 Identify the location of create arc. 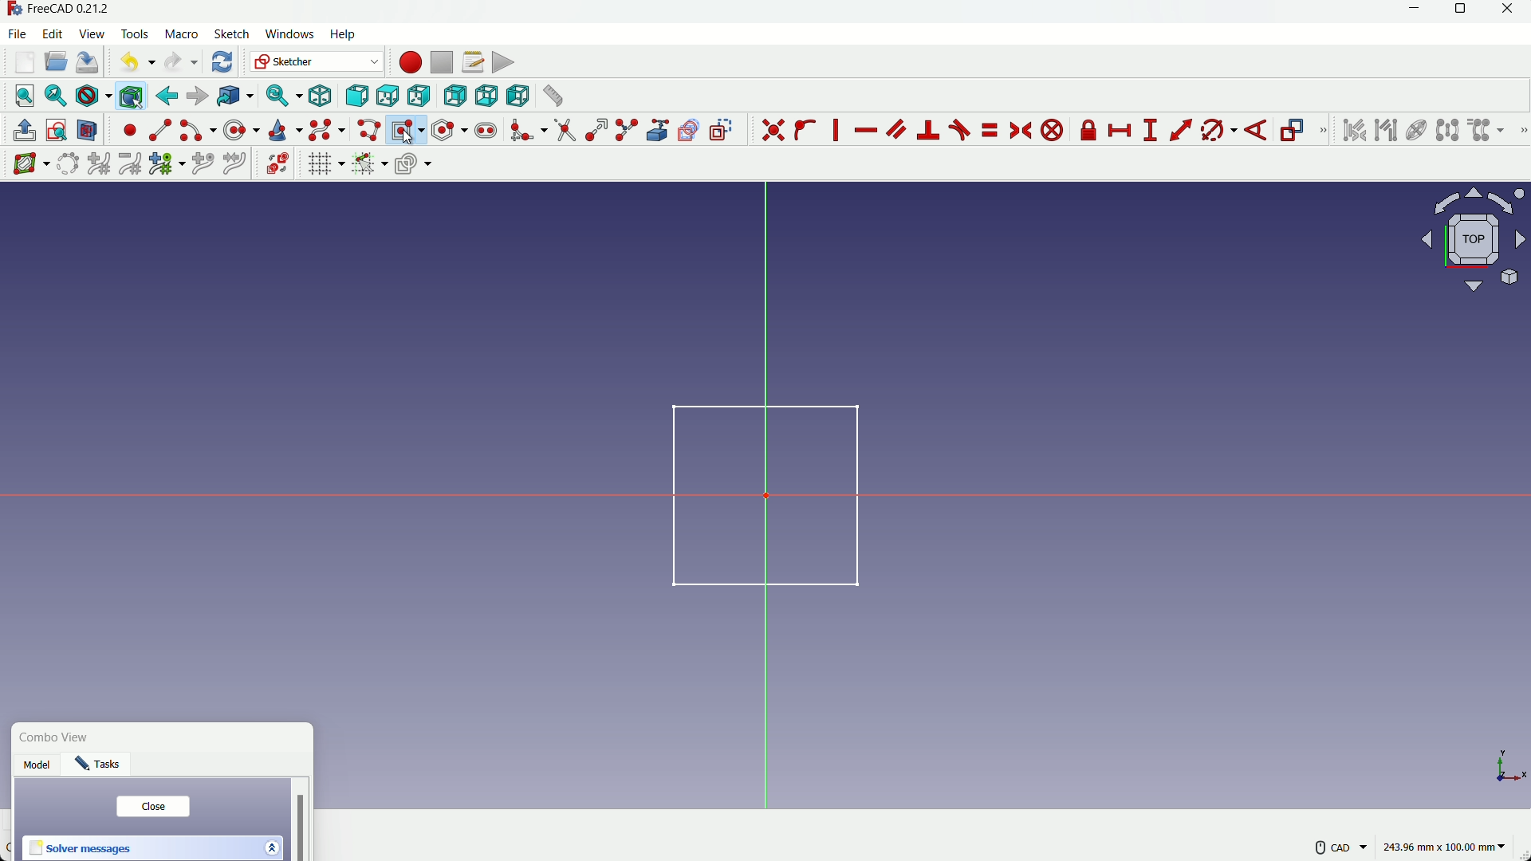
(198, 131).